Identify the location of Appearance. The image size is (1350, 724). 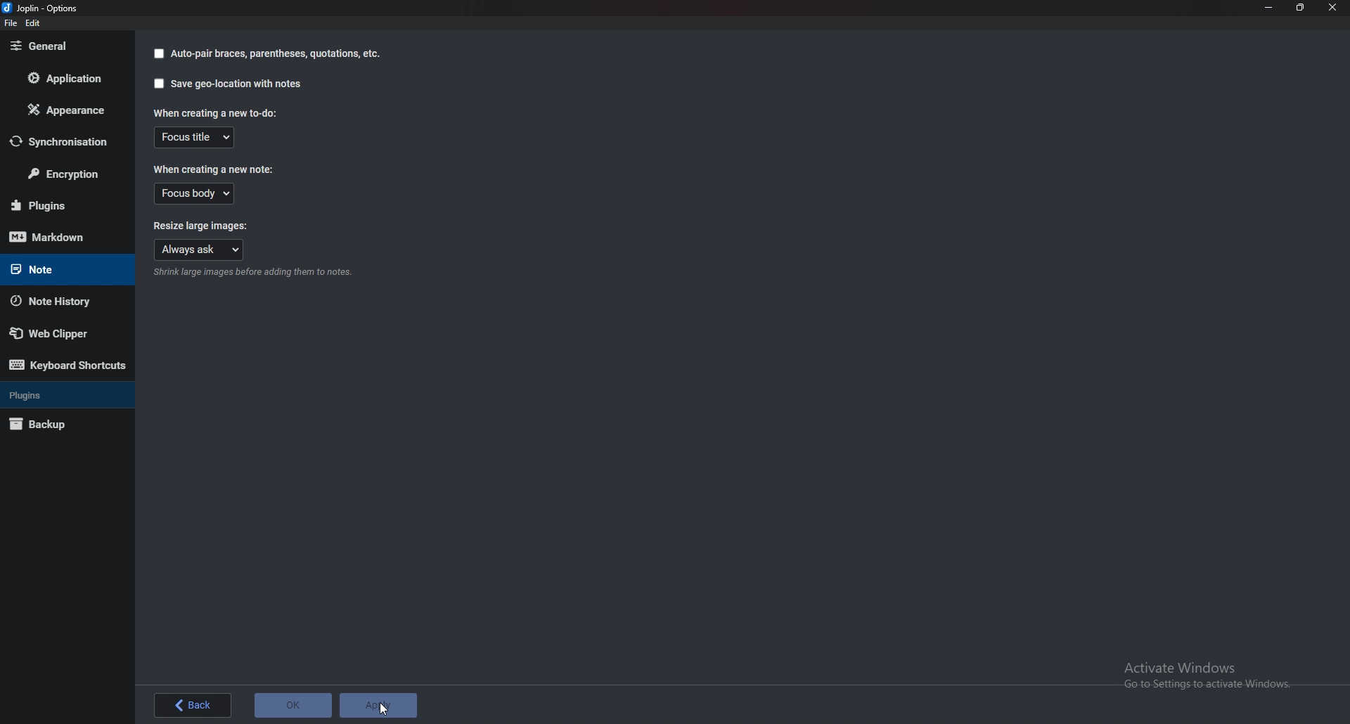
(67, 109).